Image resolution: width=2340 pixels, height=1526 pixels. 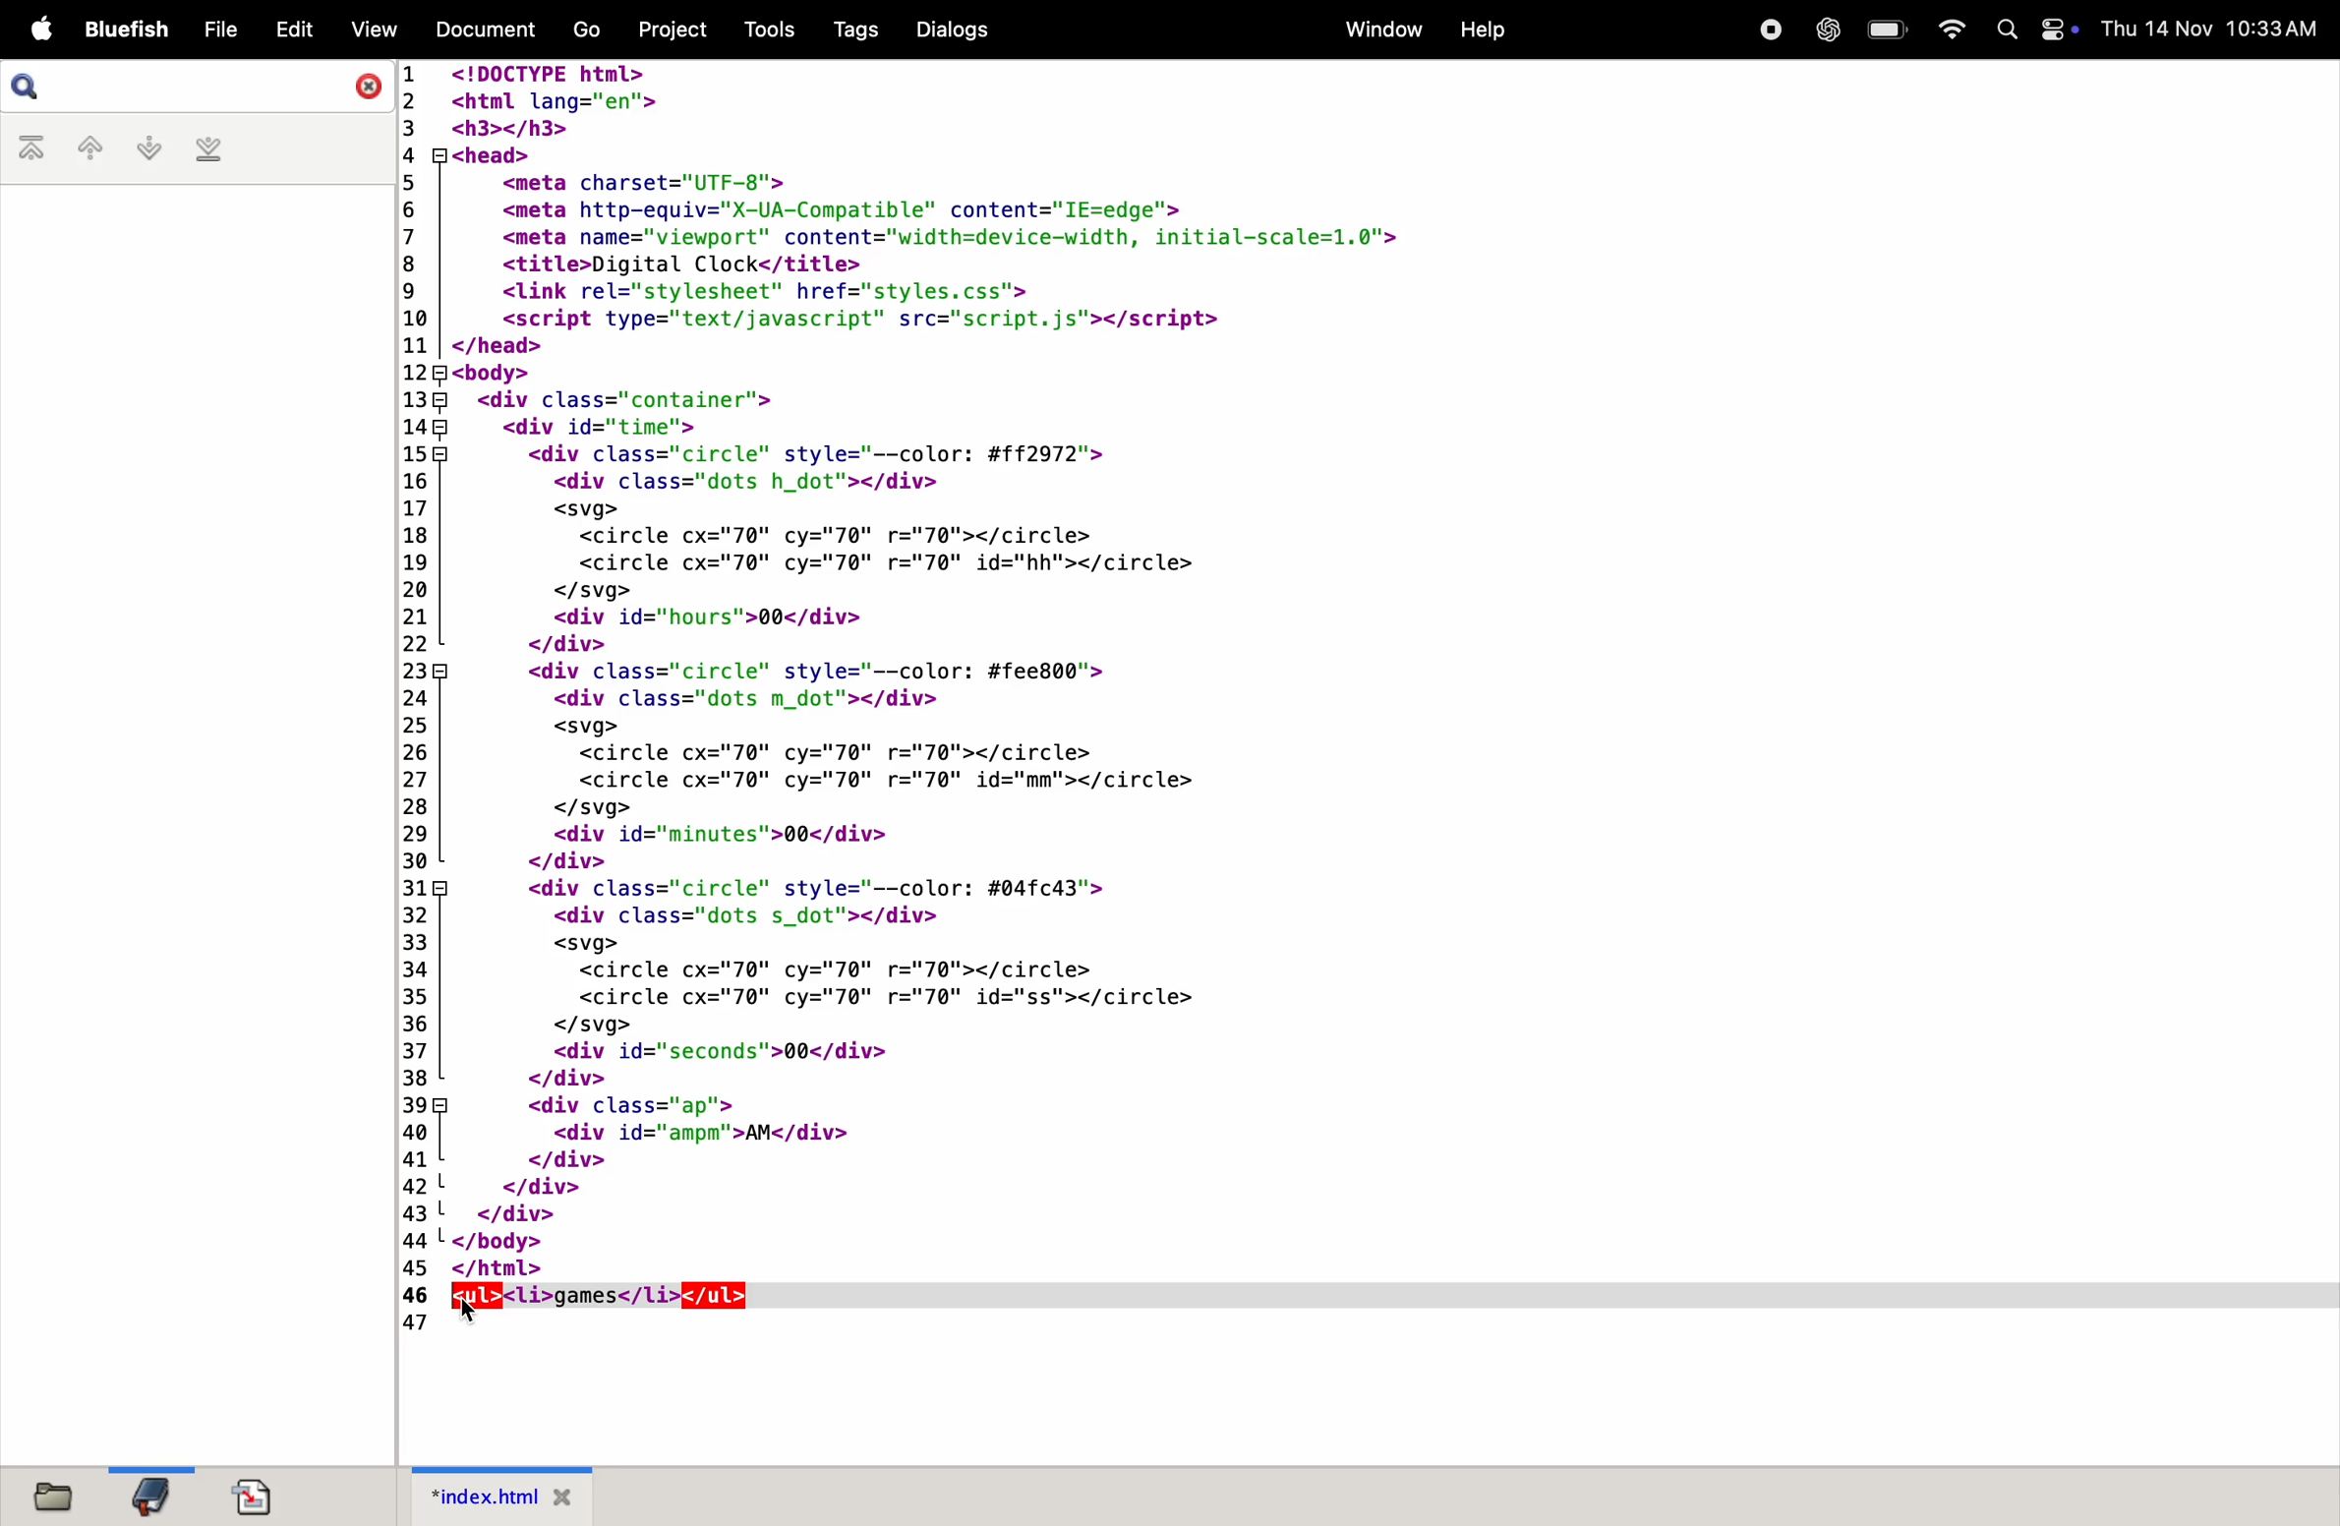 What do you see at coordinates (1128, 699) in the screenshot?
I see `code for inserting a comment in HTML` at bounding box center [1128, 699].